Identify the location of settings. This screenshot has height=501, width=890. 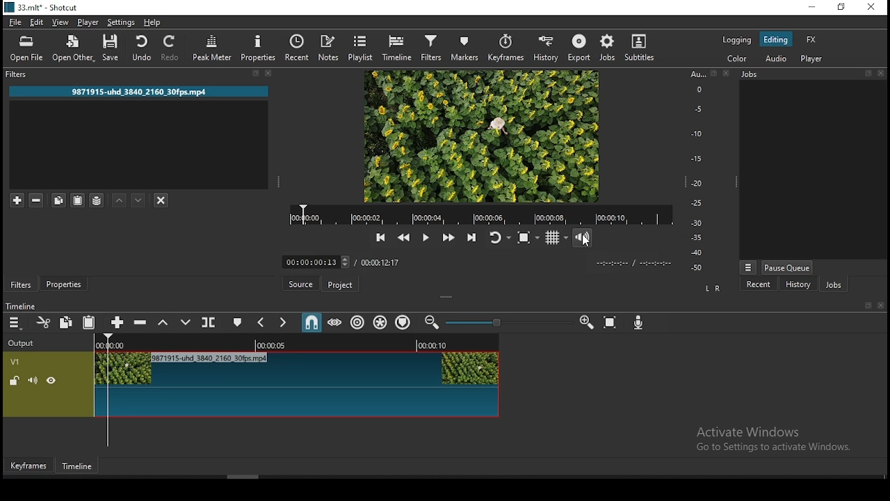
(120, 22).